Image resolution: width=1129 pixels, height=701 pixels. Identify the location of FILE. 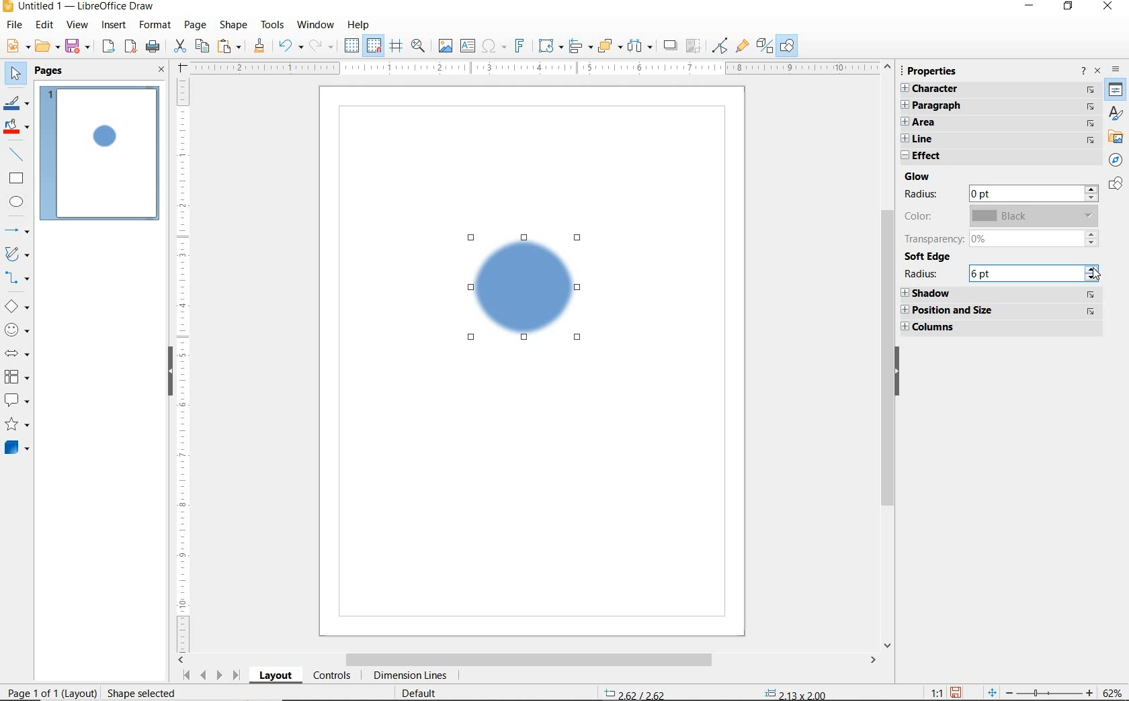
(17, 25).